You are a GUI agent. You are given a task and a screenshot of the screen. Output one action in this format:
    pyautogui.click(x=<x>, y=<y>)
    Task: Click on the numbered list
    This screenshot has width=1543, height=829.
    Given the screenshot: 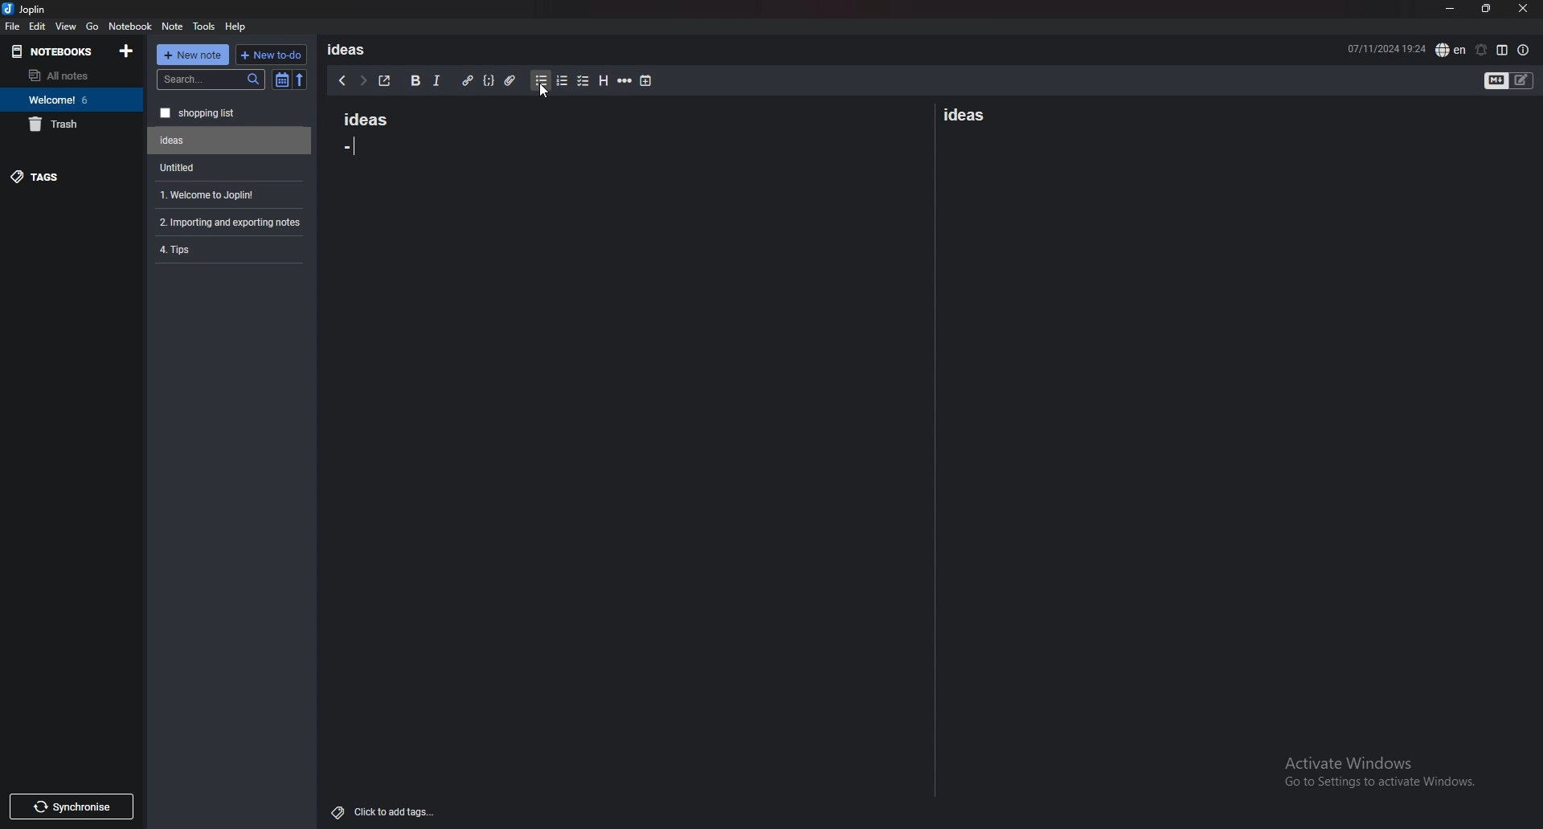 What is the action you would take?
    pyautogui.click(x=561, y=81)
    